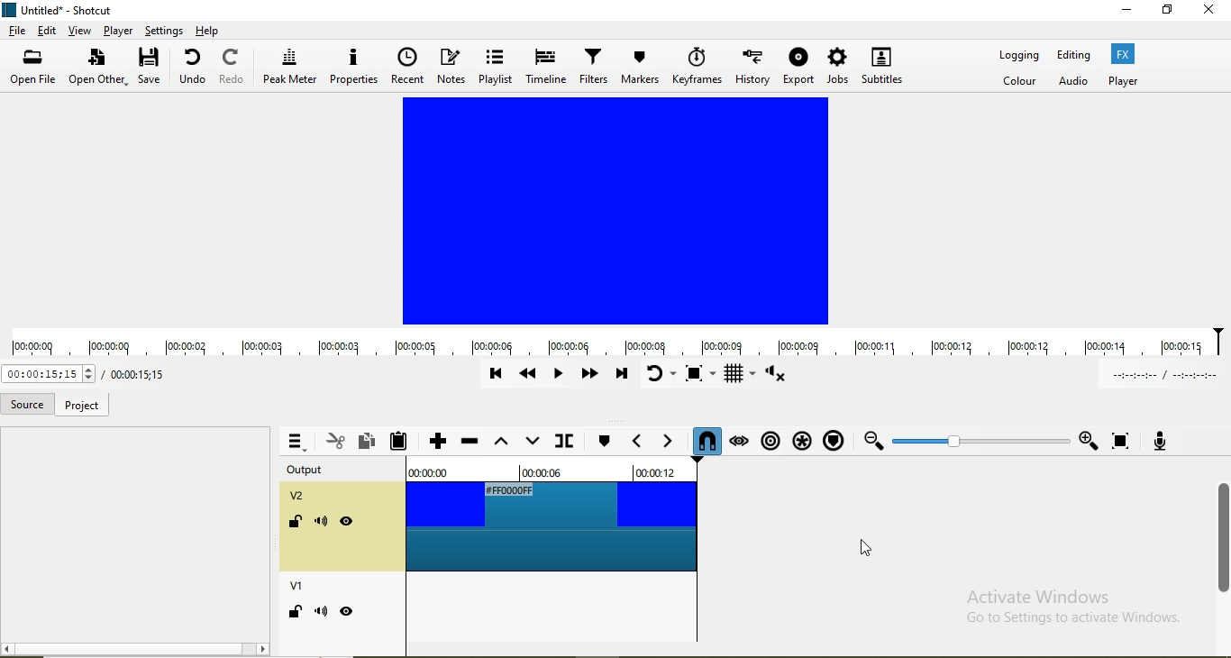  What do you see at coordinates (876, 546) in the screenshot?
I see `cursor` at bounding box center [876, 546].